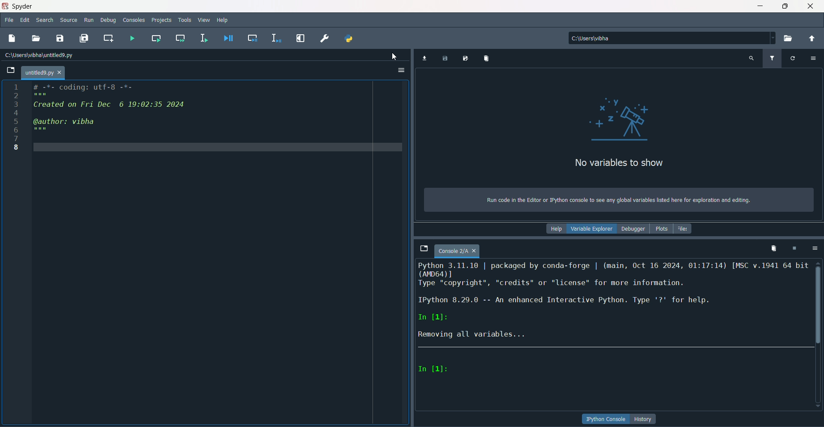 The height and width of the screenshot is (427, 824). Describe the element at coordinates (401, 71) in the screenshot. I see `options` at that location.